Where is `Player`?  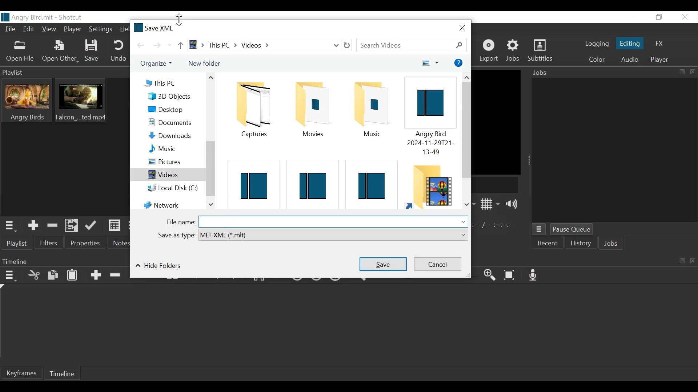
Player is located at coordinates (658, 61).